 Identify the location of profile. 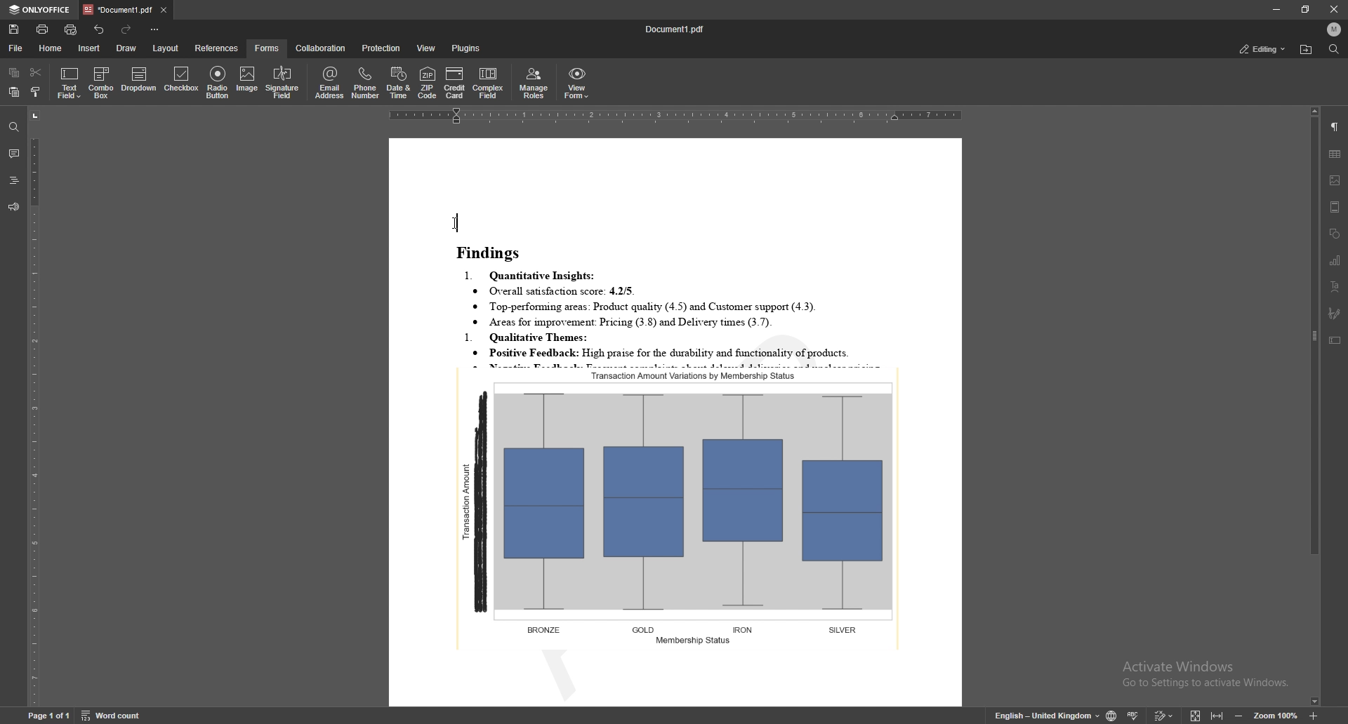
(1334, 29).